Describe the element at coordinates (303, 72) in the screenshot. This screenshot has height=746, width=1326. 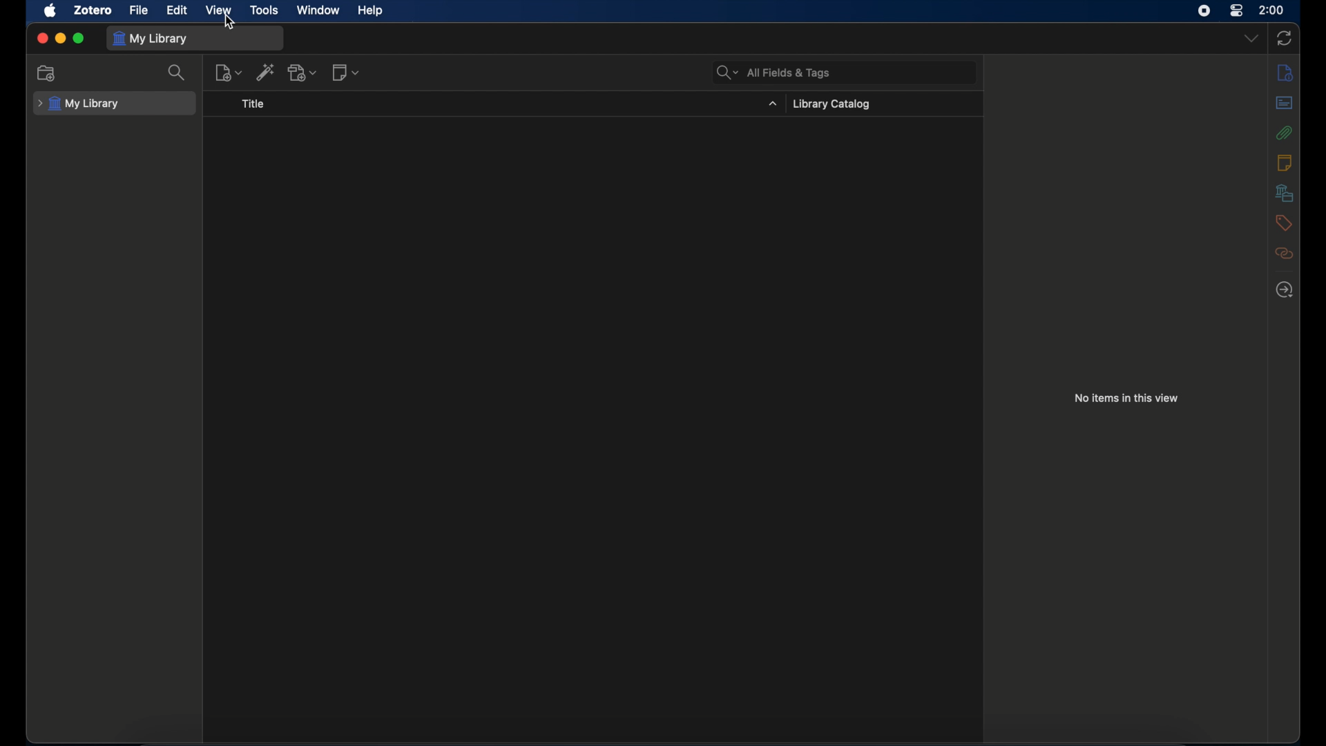
I see `add attachment` at that location.